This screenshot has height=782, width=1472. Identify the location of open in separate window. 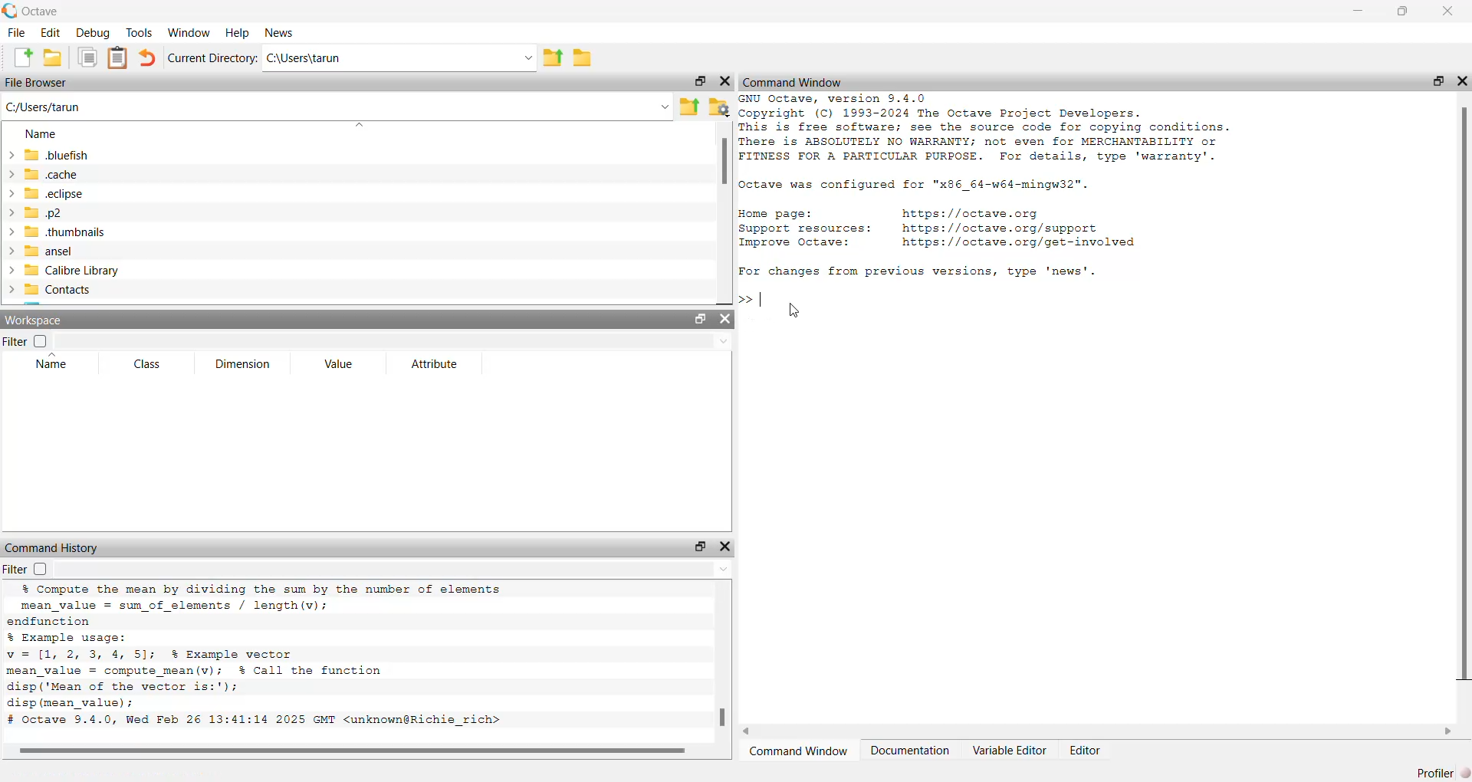
(701, 318).